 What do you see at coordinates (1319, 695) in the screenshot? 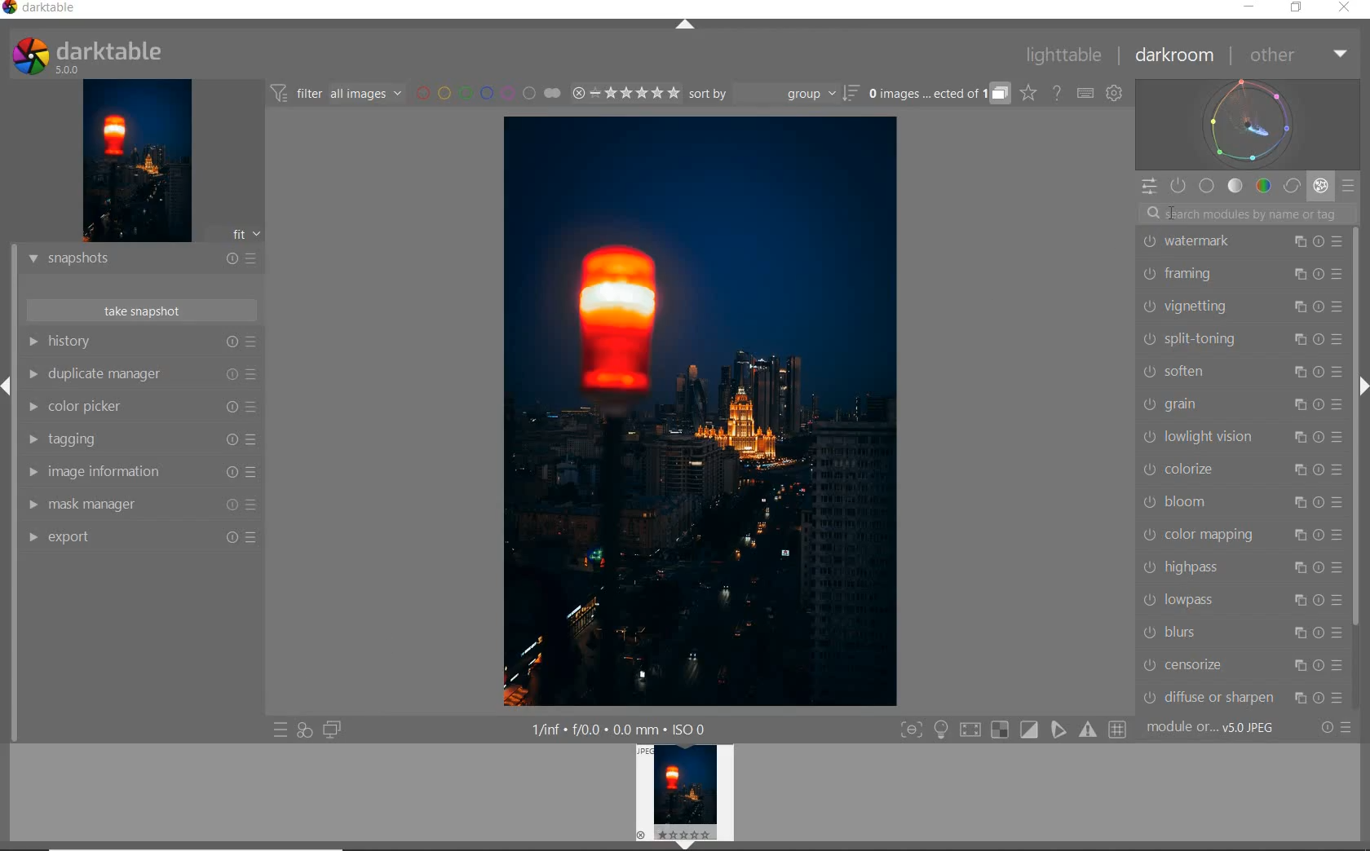
I see `Reset` at bounding box center [1319, 695].